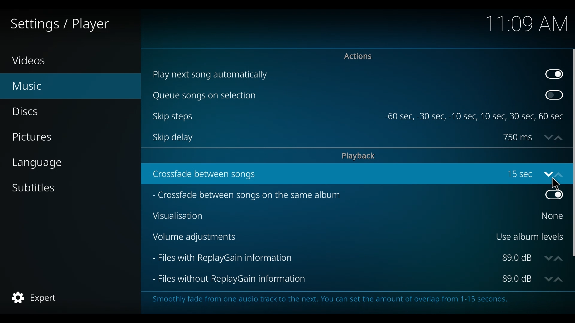 The height and width of the screenshot is (323, 575). Describe the element at coordinates (550, 216) in the screenshot. I see `Select Visualization` at that location.